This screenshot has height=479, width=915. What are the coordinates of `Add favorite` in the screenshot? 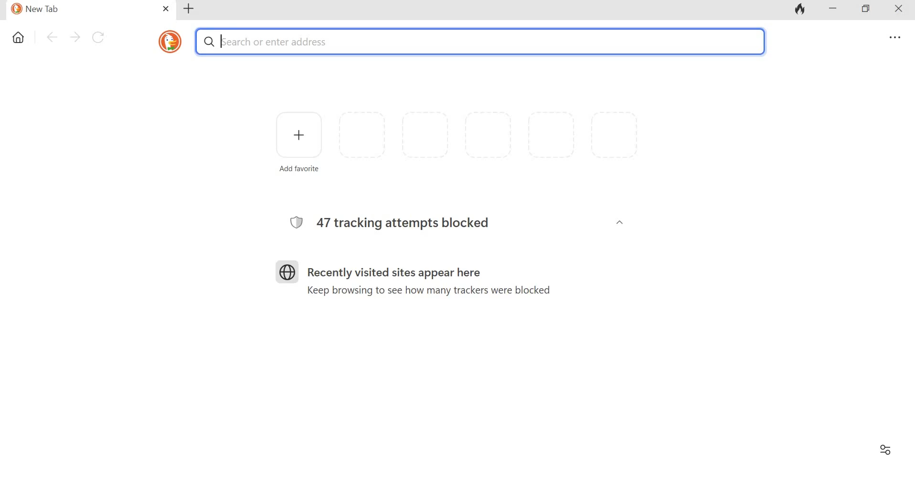 It's located at (299, 169).